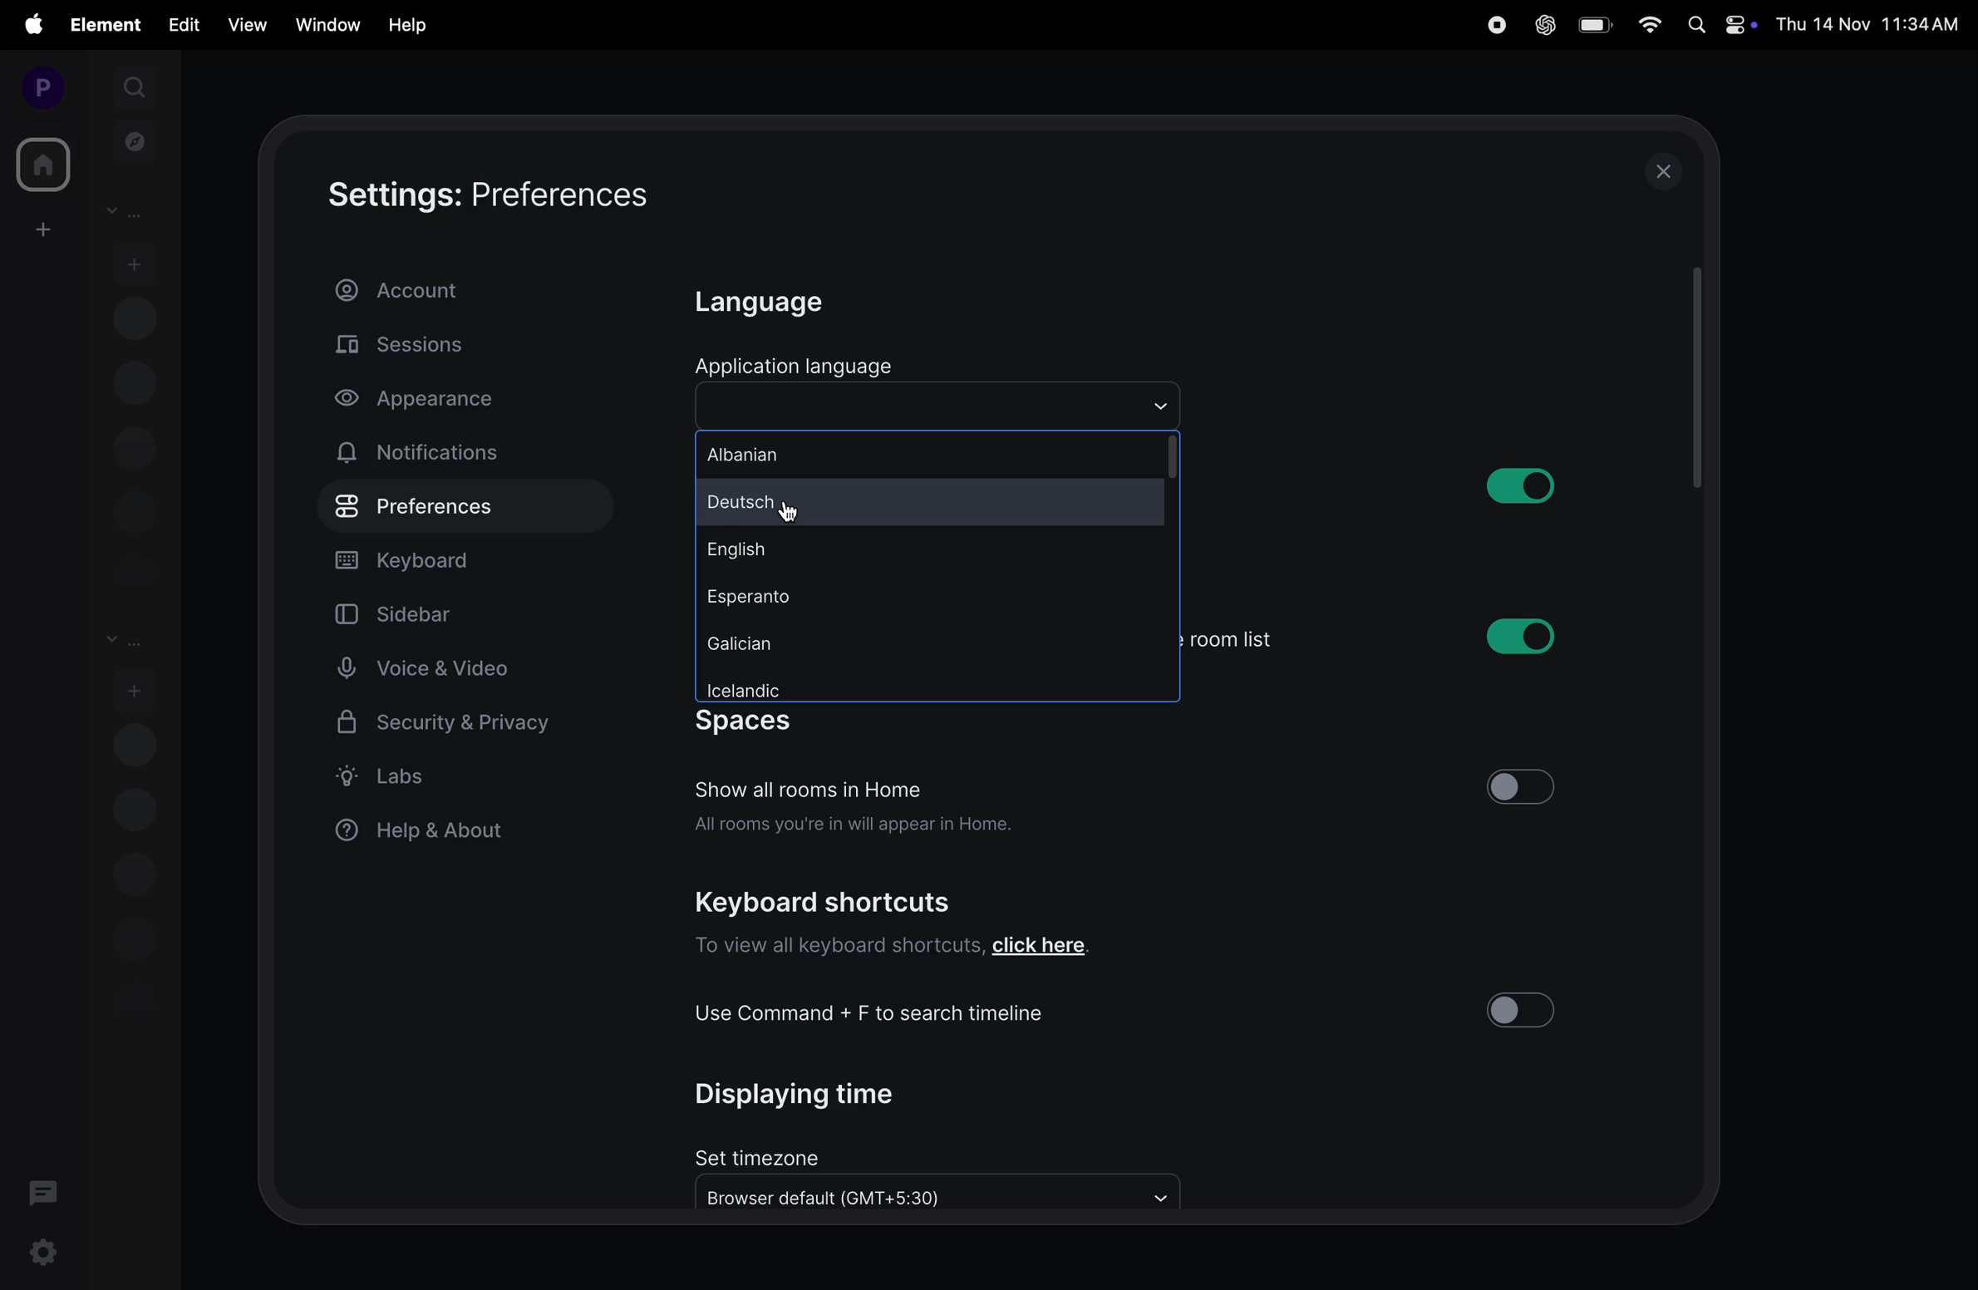  I want to click on icelandic, so click(935, 687).